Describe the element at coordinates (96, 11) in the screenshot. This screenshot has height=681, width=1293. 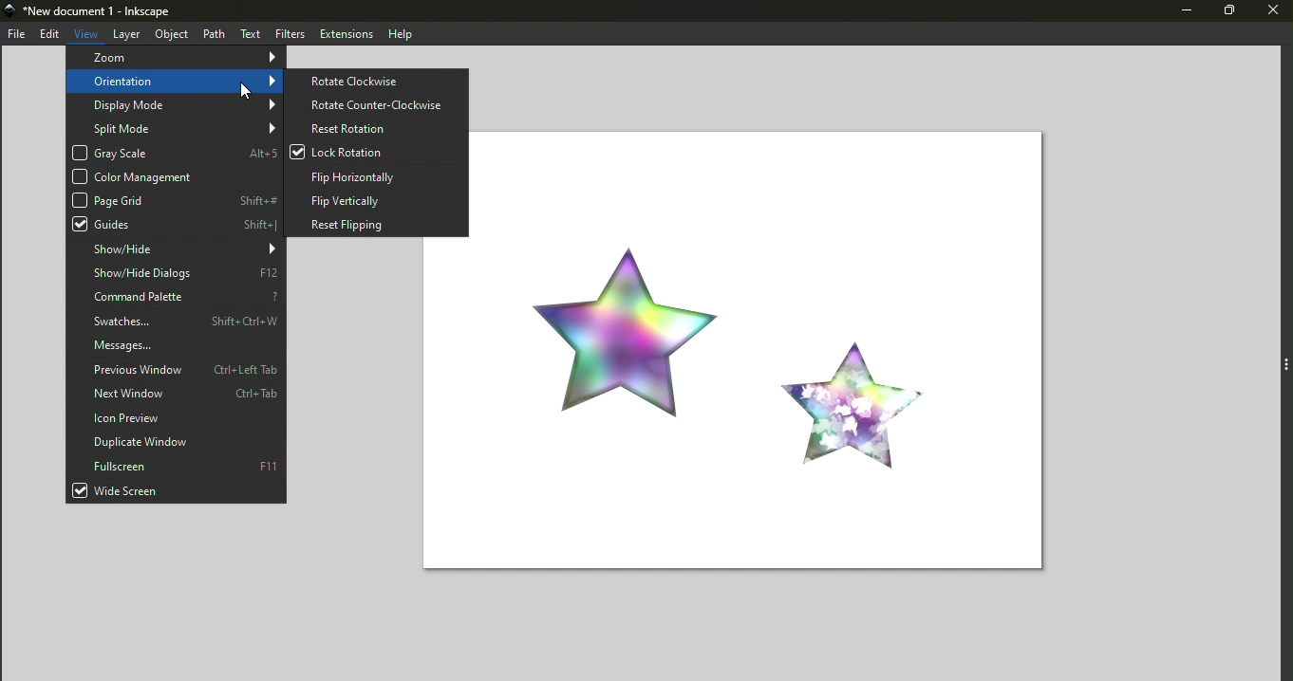
I see `new document 1-inkscape` at that location.